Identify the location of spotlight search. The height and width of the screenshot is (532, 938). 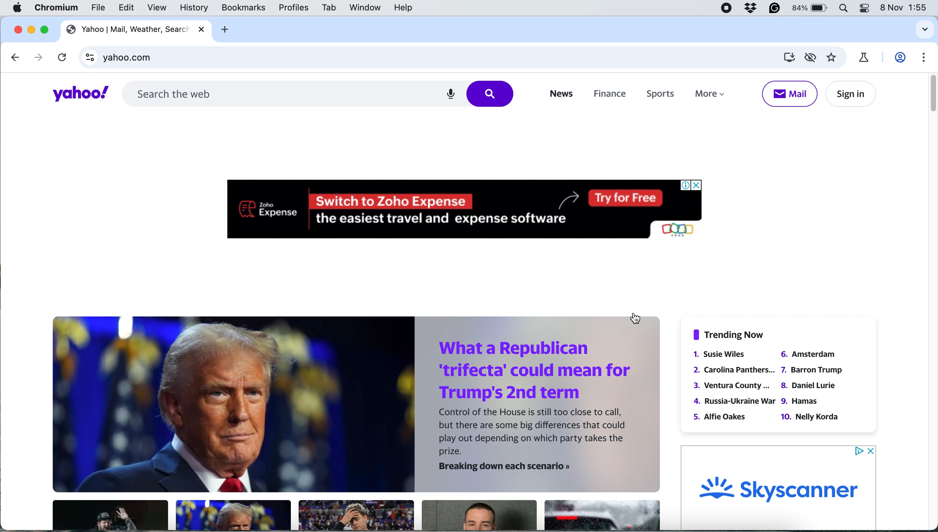
(844, 8).